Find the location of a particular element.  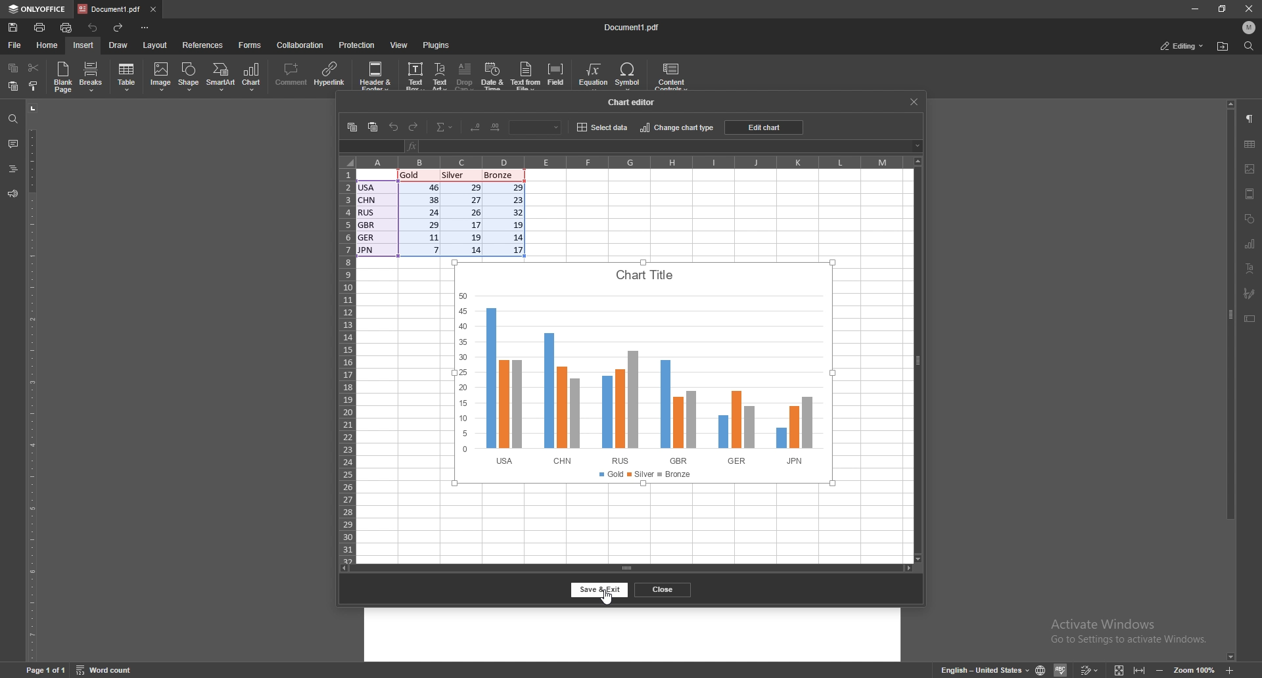

Zoom 100% is located at coordinates (1198, 669).